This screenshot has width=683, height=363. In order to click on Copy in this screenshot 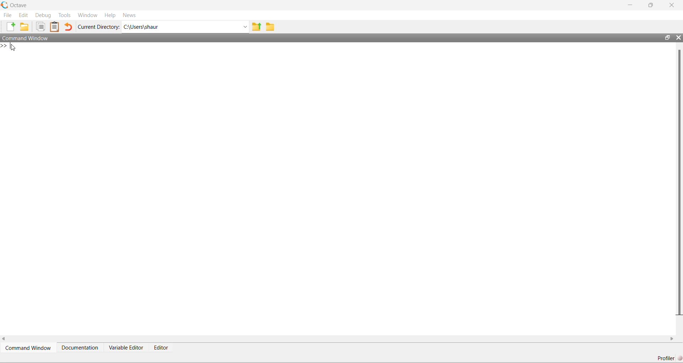, I will do `click(41, 27)`.